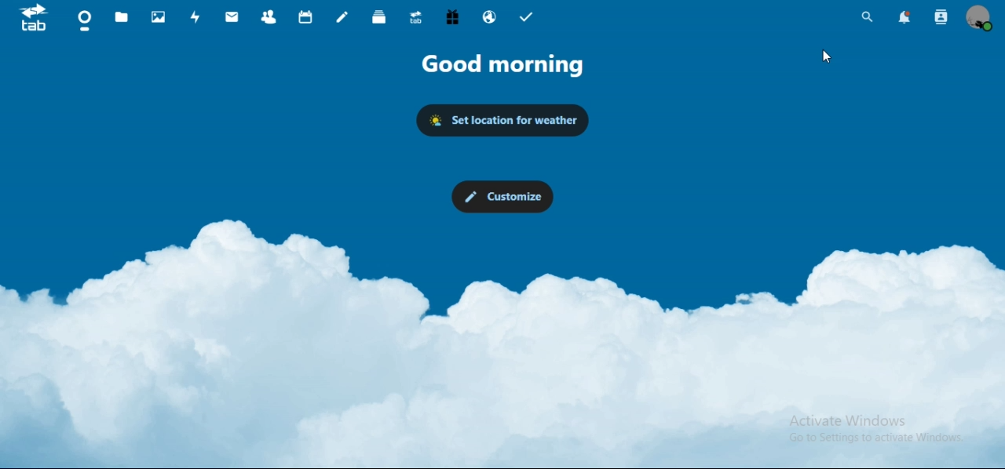 The height and width of the screenshot is (469, 1005). I want to click on activity, so click(196, 18).